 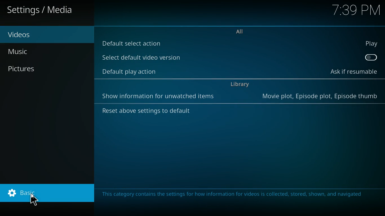 I want to click on videos, so click(x=42, y=34).